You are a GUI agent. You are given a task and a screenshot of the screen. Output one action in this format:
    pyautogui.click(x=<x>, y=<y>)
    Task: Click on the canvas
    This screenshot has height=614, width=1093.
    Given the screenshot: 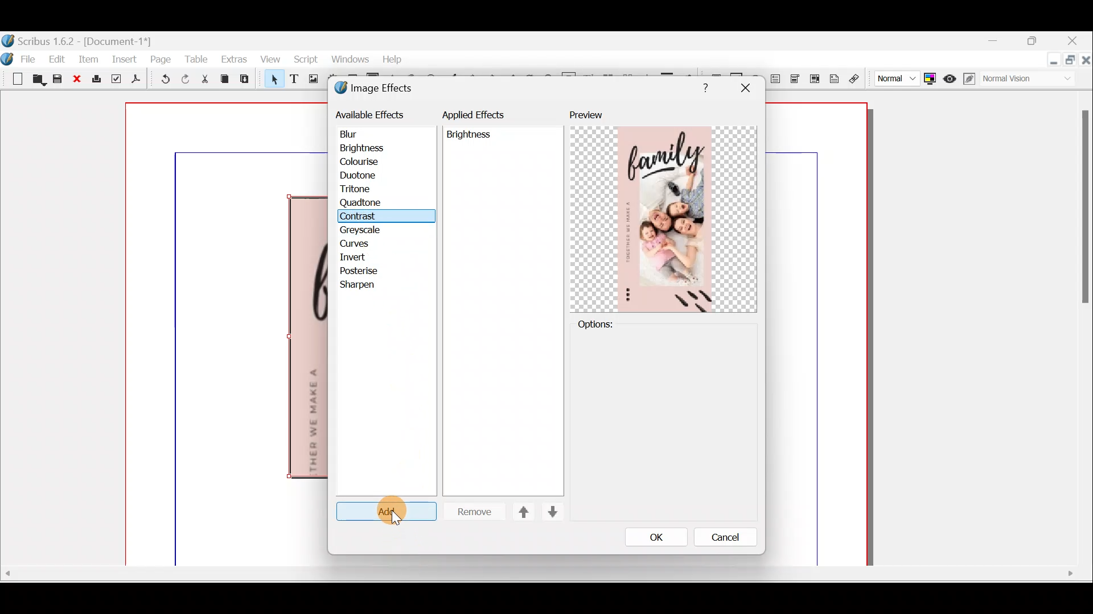 What is the action you would take?
    pyautogui.click(x=817, y=335)
    